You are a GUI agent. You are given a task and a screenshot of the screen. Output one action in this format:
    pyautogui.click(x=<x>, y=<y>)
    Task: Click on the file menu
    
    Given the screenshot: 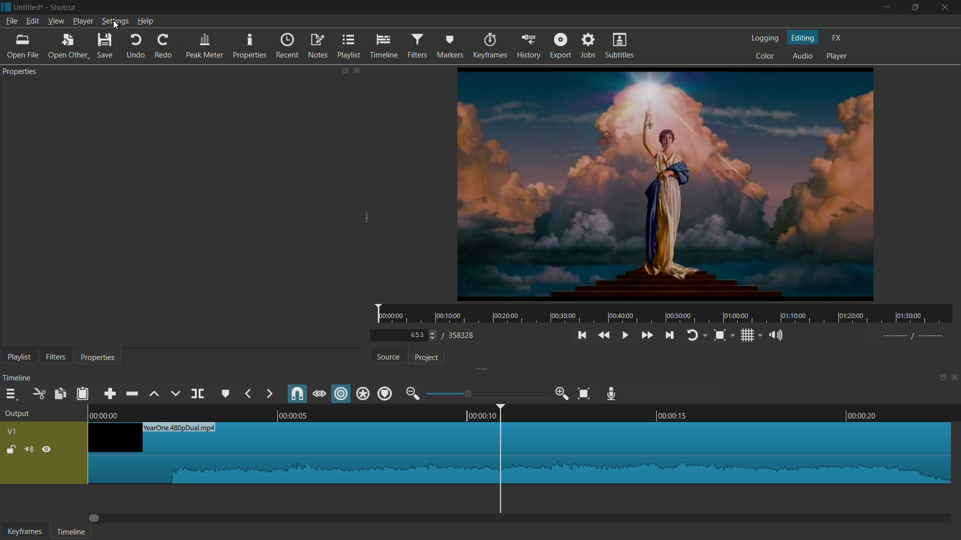 What is the action you would take?
    pyautogui.click(x=12, y=21)
    